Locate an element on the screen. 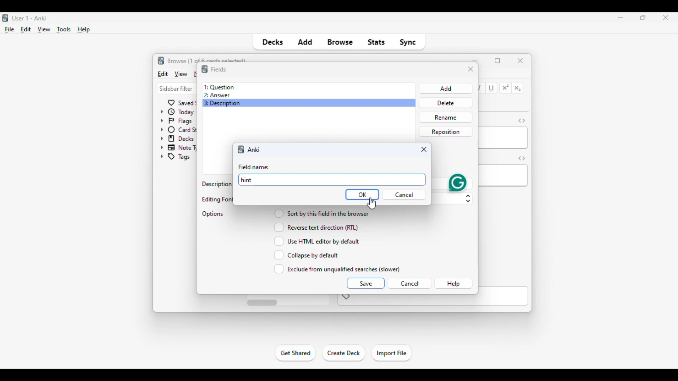 This screenshot has width=678, height=381. collapse by default is located at coordinates (307, 255).